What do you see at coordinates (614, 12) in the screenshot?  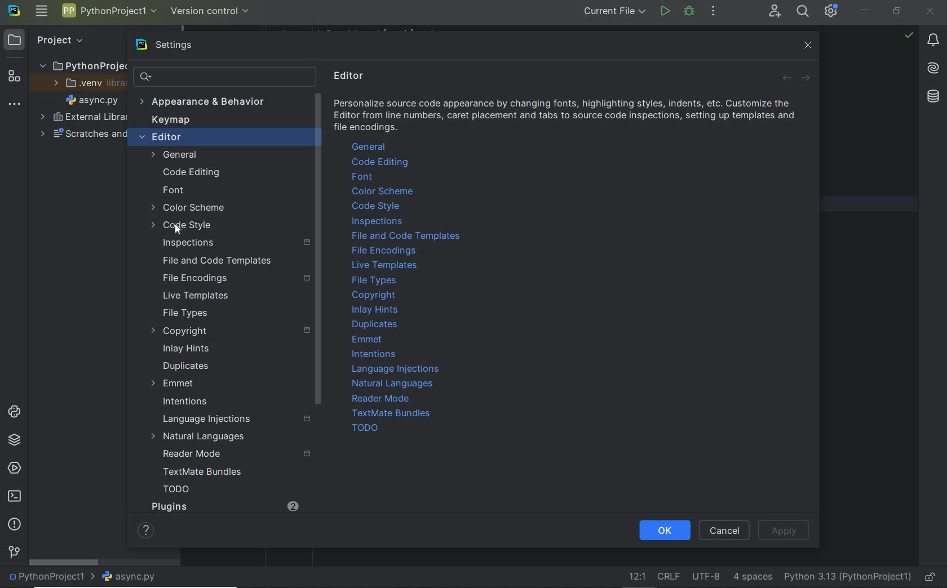 I see `current file` at bounding box center [614, 12].